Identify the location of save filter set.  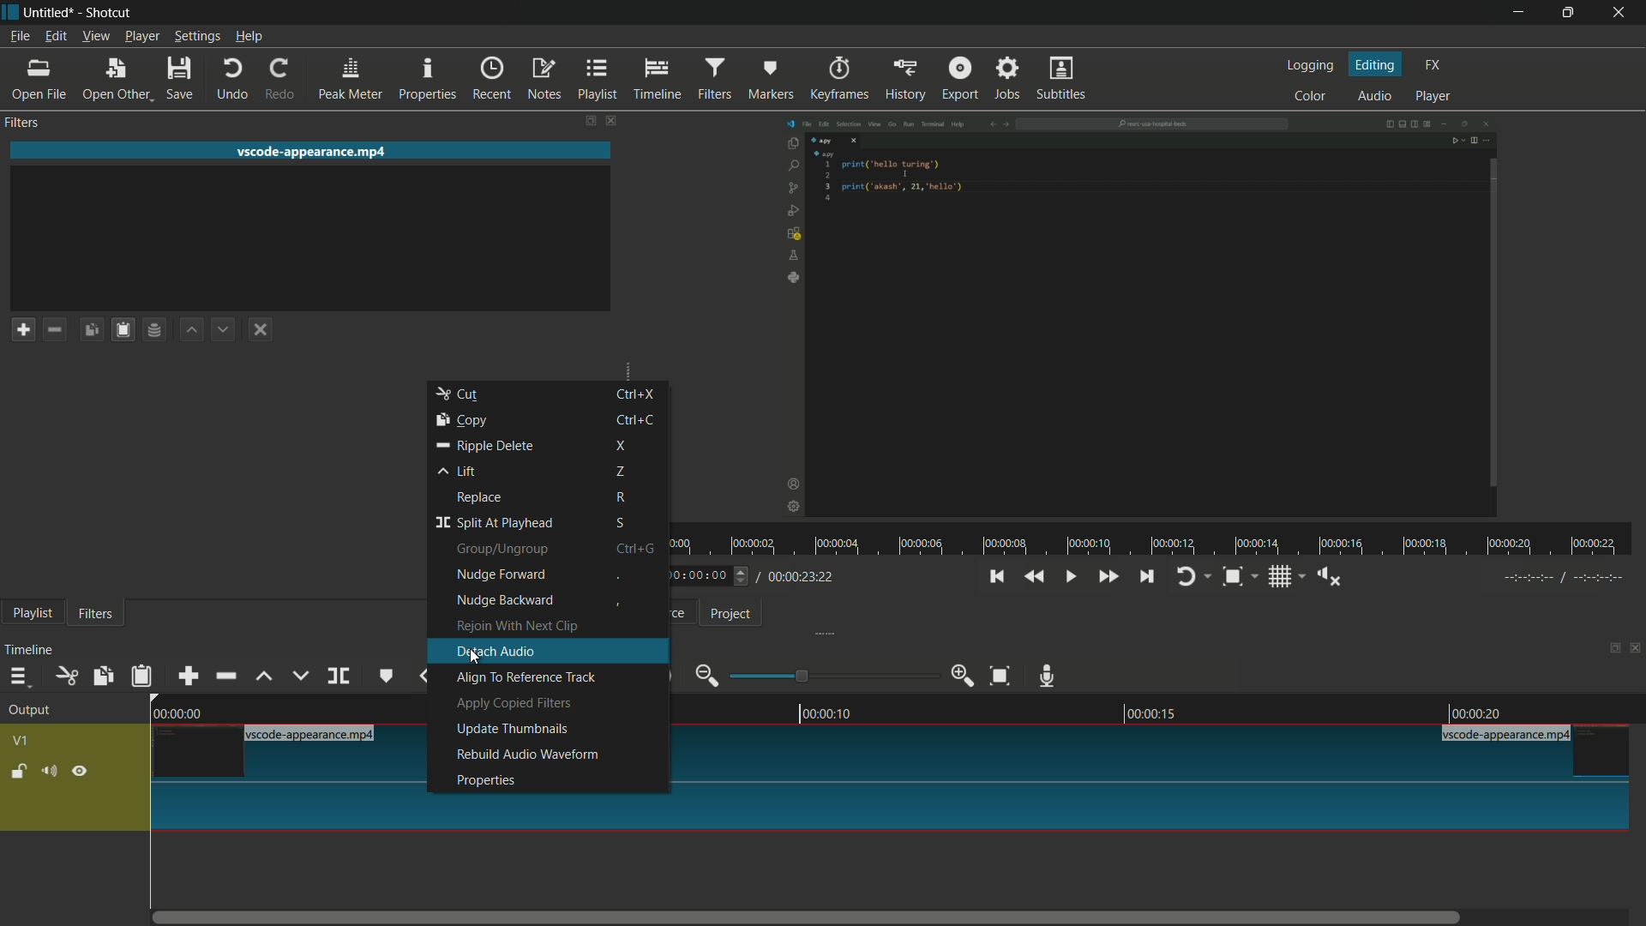
(153, 331).